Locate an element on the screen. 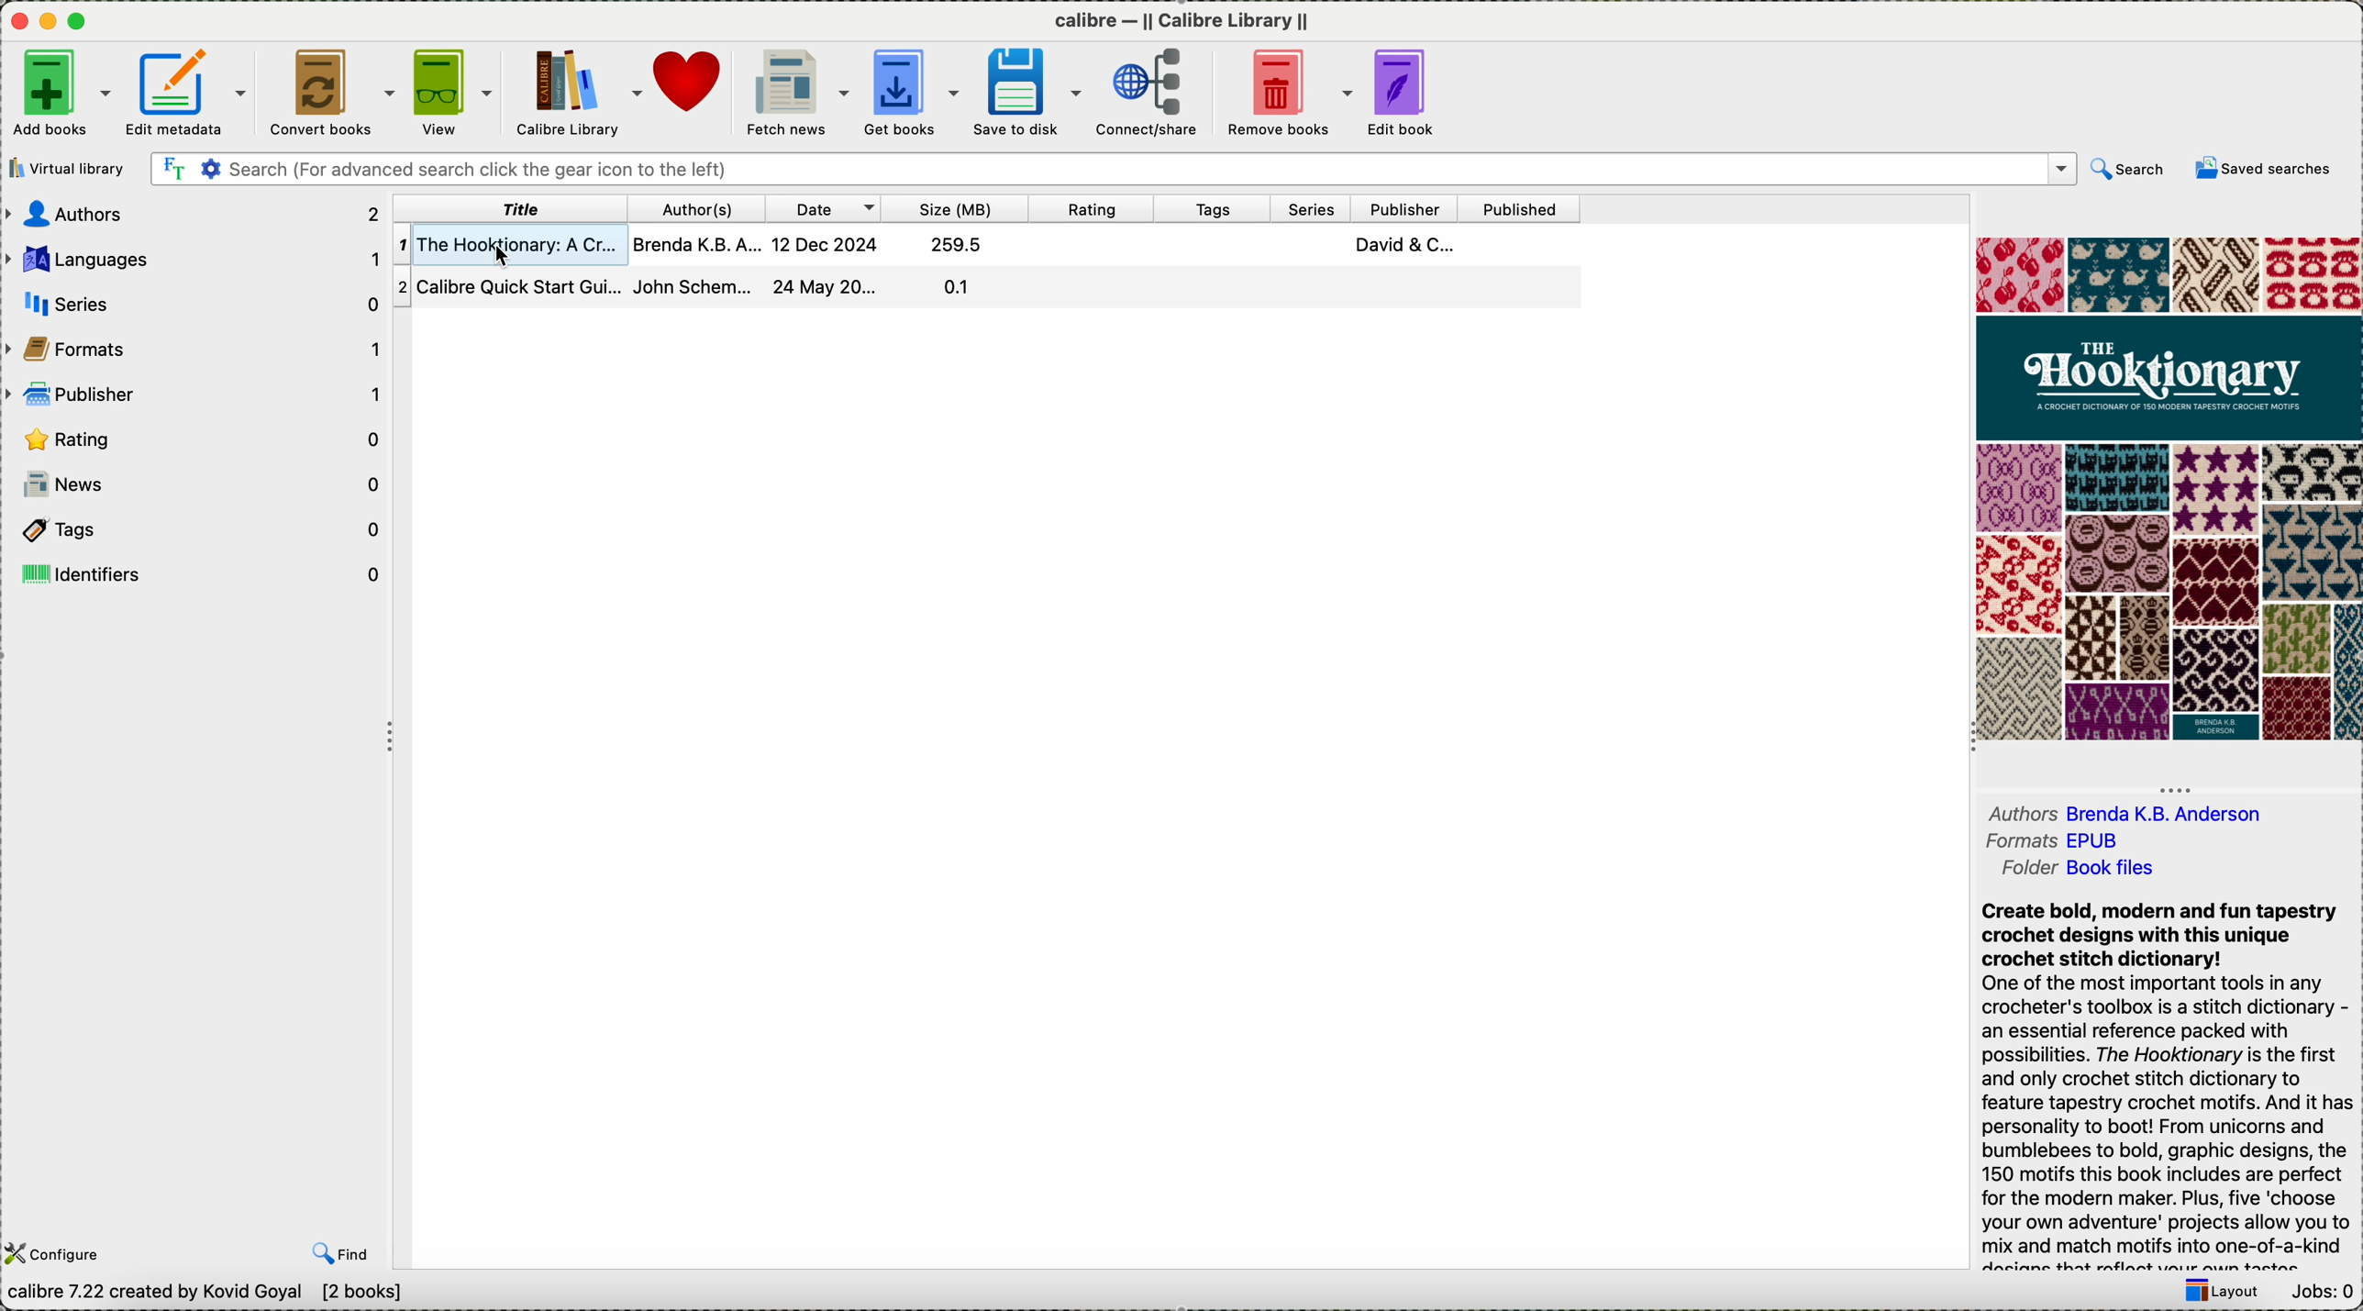  tags is located at coordinates (194, 528).